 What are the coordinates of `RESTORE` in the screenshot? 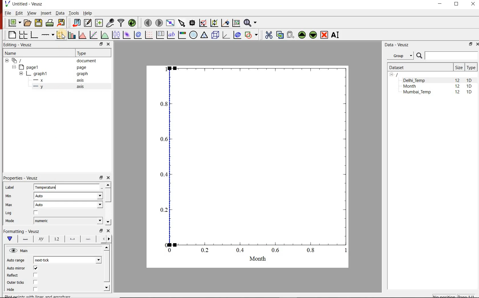 It's located at (471, 44).